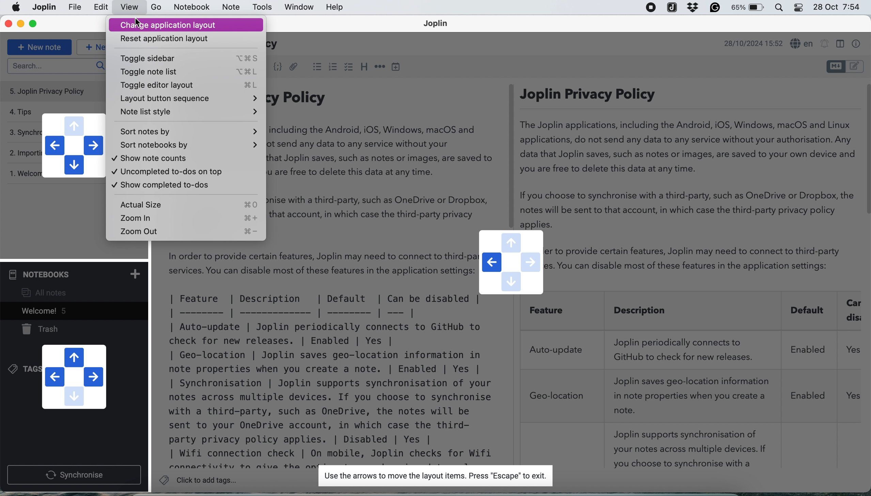 The width and height of the screenshot is (871, 496). Describe the element at coordinates (76, 7) in the screenshot. I see `joplin` at that location.